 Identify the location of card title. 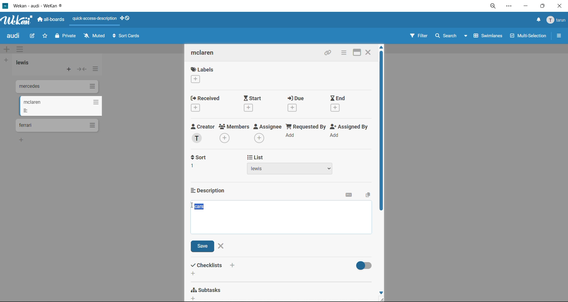
(208, 53).